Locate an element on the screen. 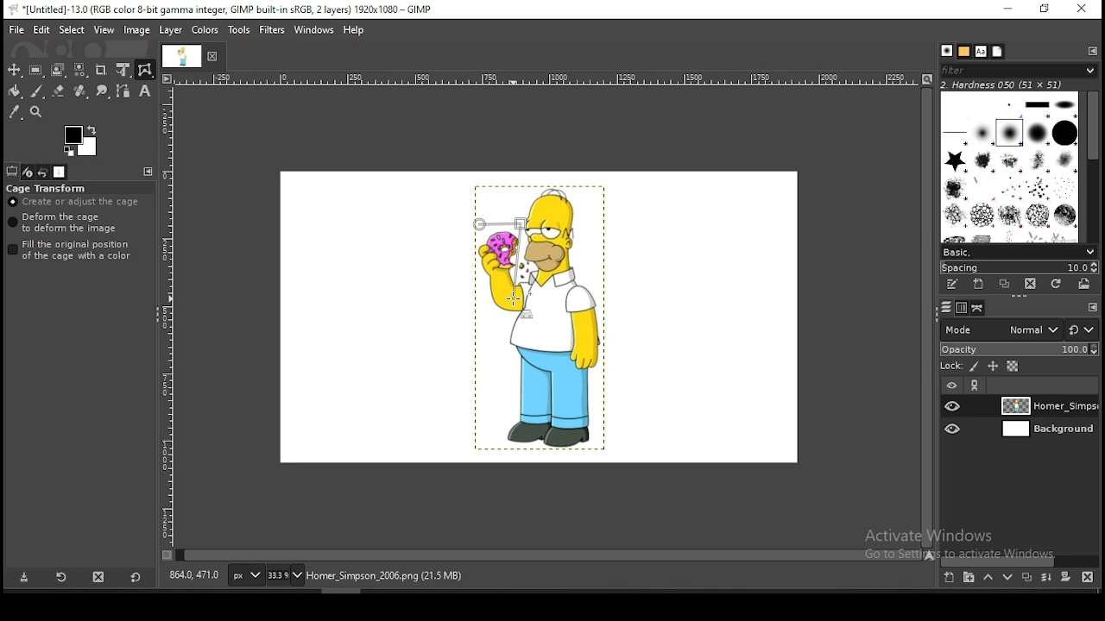 The height and width of the screenshot is (621, 1105). deform the cage to deform the image is located at coordinates (66, 223).